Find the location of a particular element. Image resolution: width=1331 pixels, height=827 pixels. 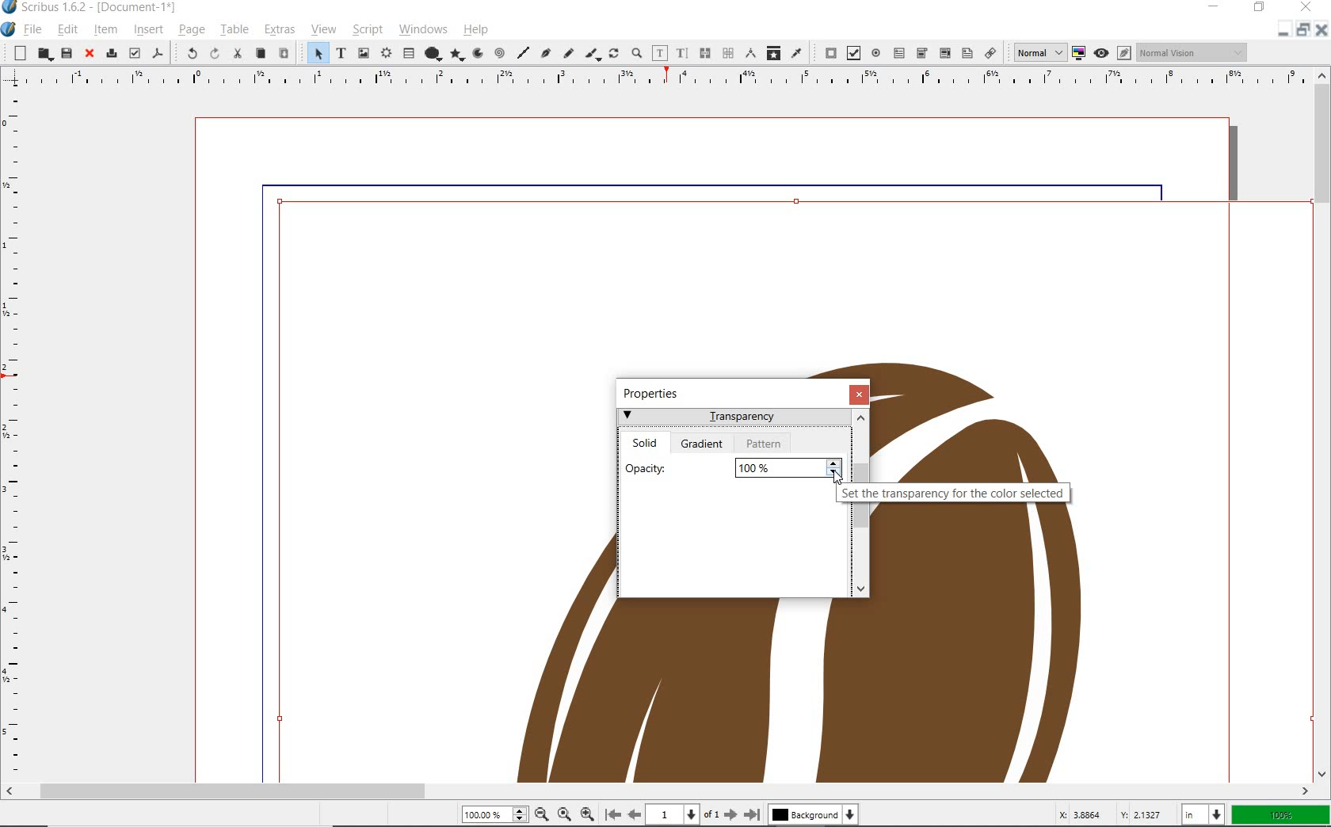

file is located at coordinates (36, 29).